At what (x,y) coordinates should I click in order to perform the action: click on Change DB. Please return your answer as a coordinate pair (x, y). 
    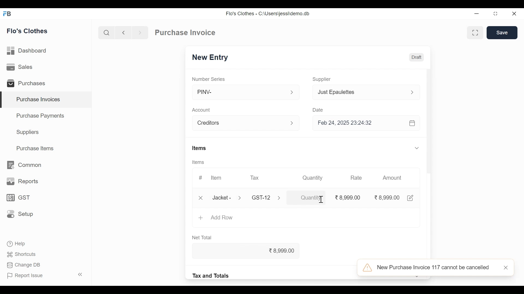
    Looking at the image, I should click on (24, 265).